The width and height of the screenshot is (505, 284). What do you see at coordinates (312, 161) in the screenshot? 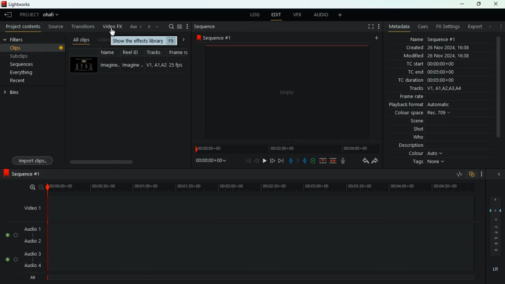
I see `add` at bounding box center [312, 161].